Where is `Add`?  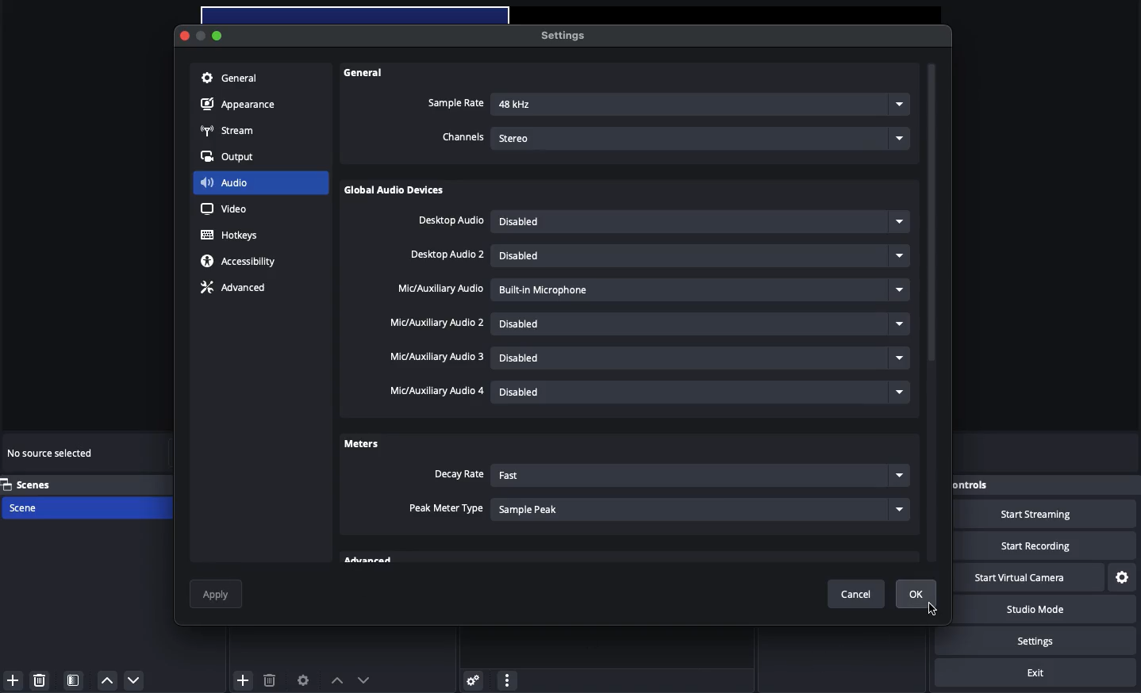 Add is located at coordinates (13, 680).